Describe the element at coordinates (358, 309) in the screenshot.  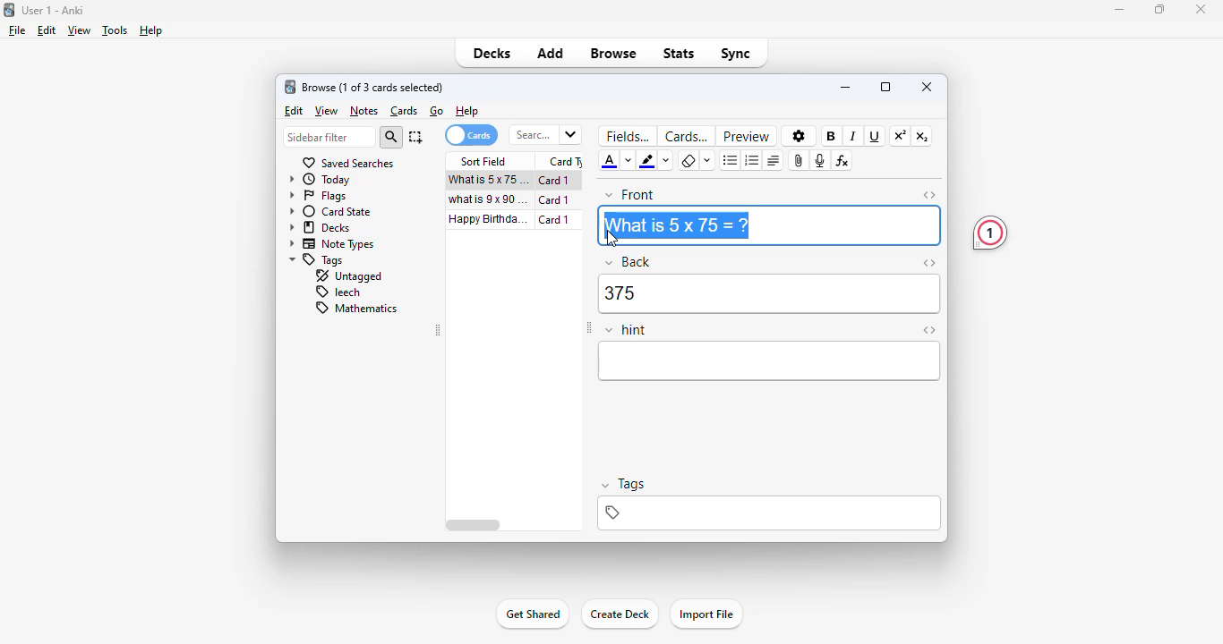
I see `mathematics` at that location.